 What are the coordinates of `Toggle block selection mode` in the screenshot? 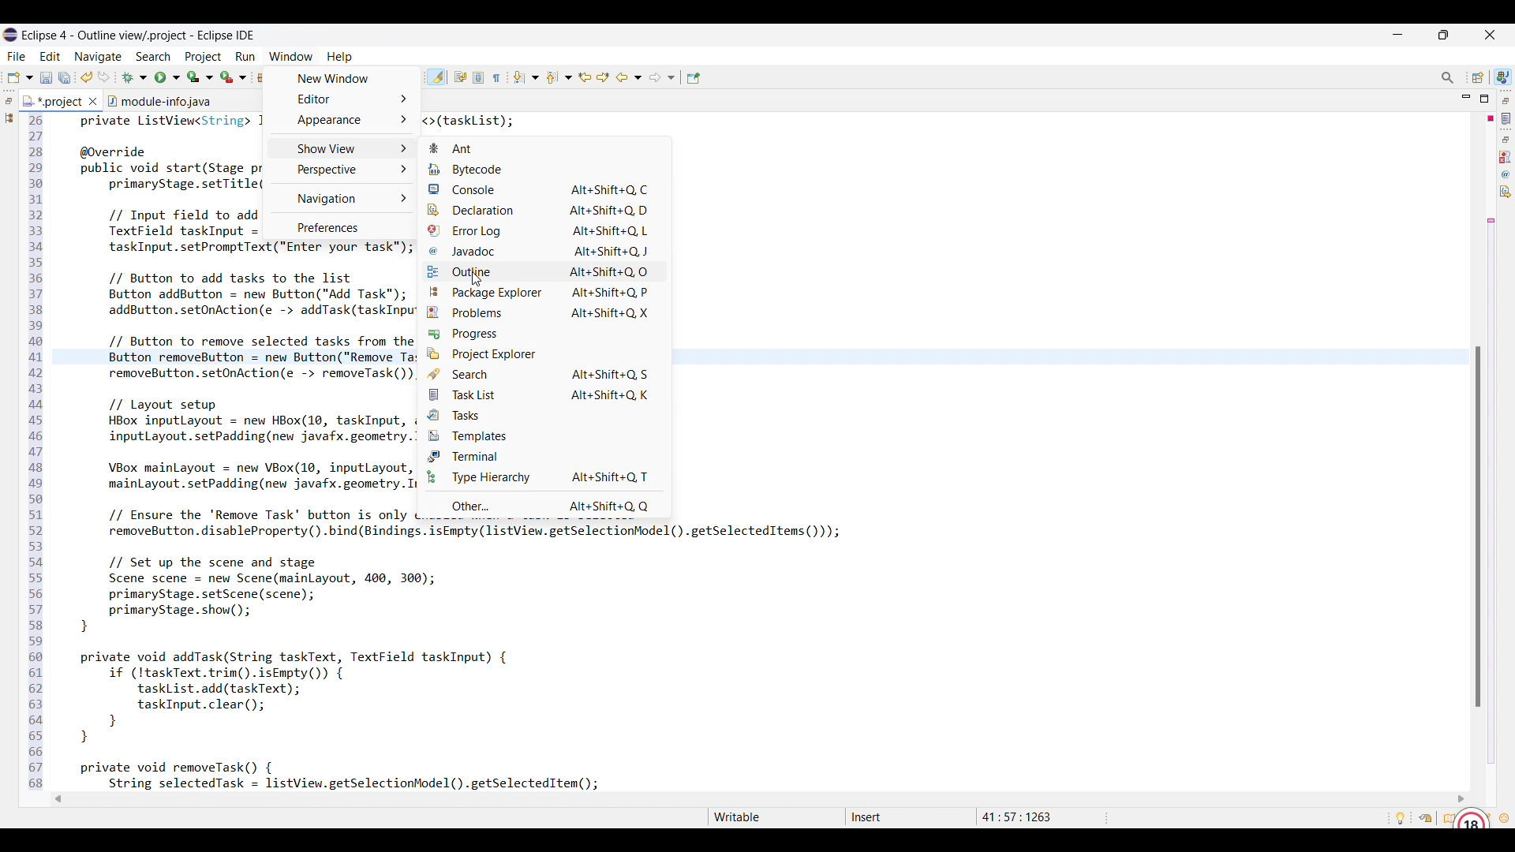 It's located at (478, 77).